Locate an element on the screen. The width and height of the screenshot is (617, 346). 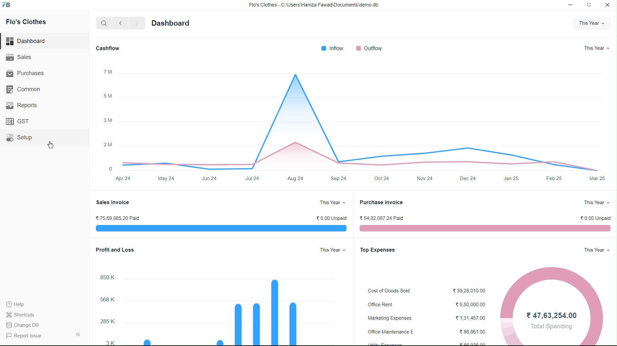
x axis is located at coordinates (107, 119).